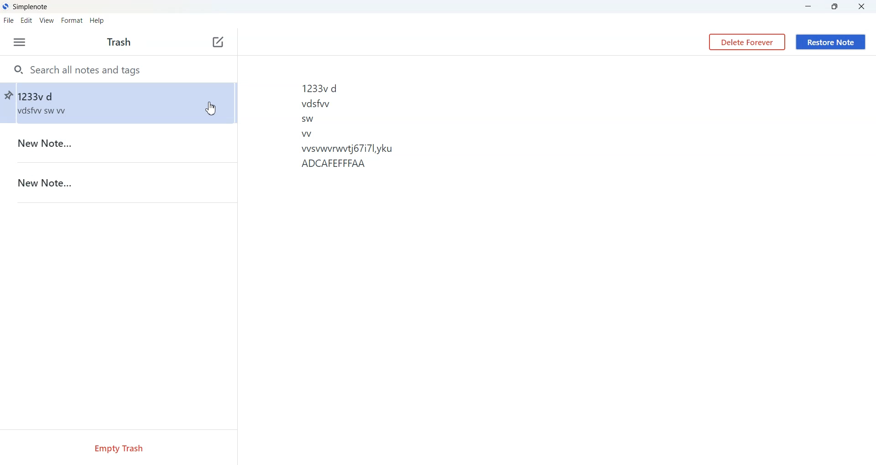  I want to click on Help, so click(97, 20).